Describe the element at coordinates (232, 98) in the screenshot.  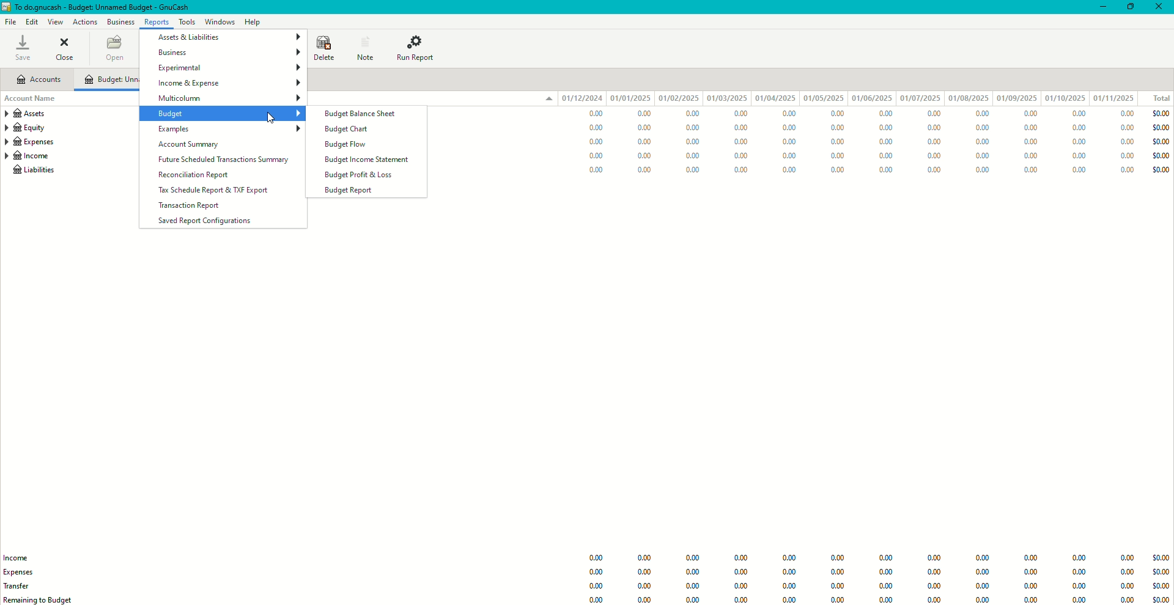
I see `Multicolumn` at that location.